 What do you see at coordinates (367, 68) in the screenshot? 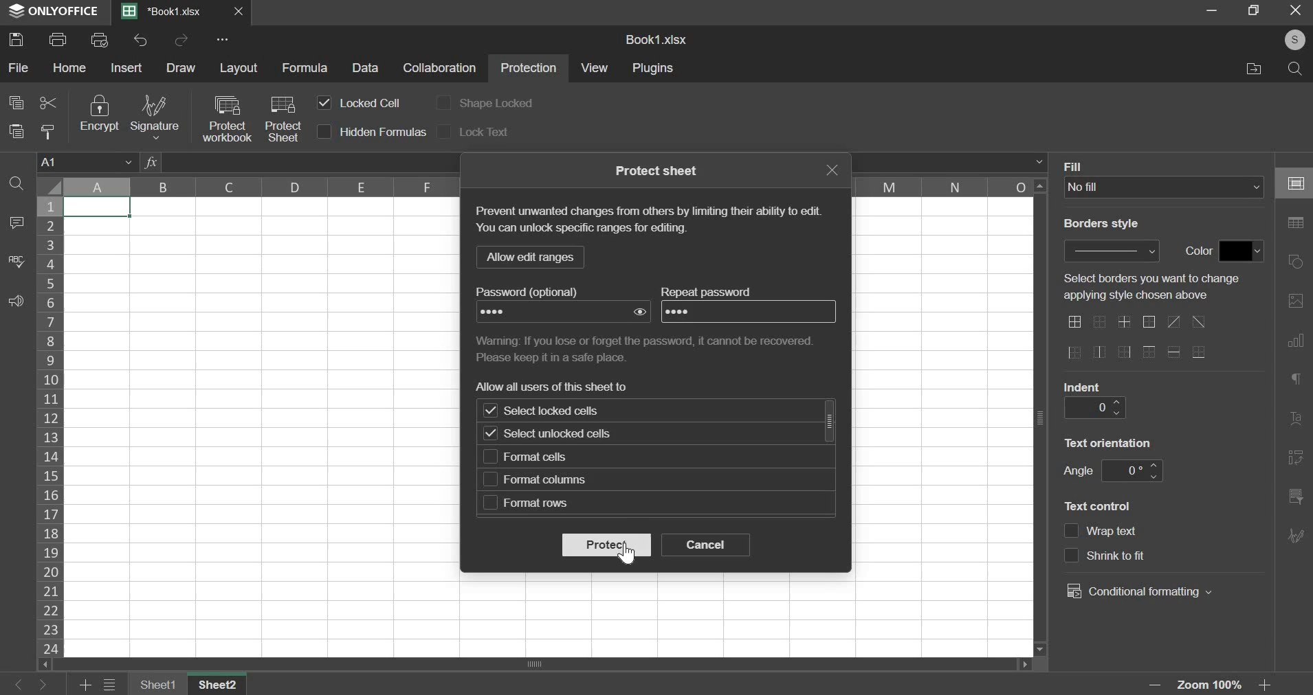
I see `data` at bounding box center [367, 68].